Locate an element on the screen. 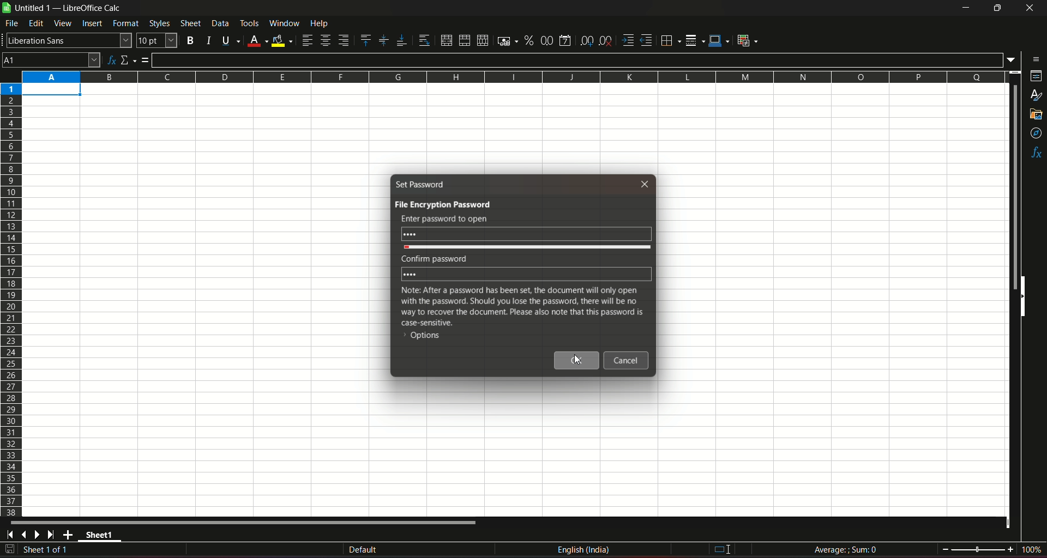  select function is located at coordinates (129, 59).